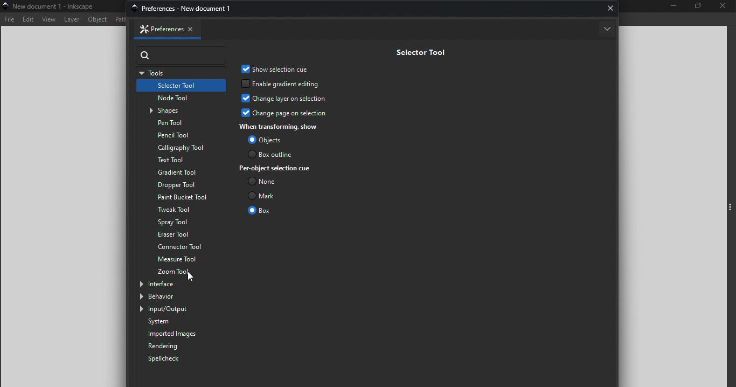 This screenshot has width=736, height=387. What do you see at coordinates (10, 21) in the screenshot?
I see `File` at bounding box center [10, 21].